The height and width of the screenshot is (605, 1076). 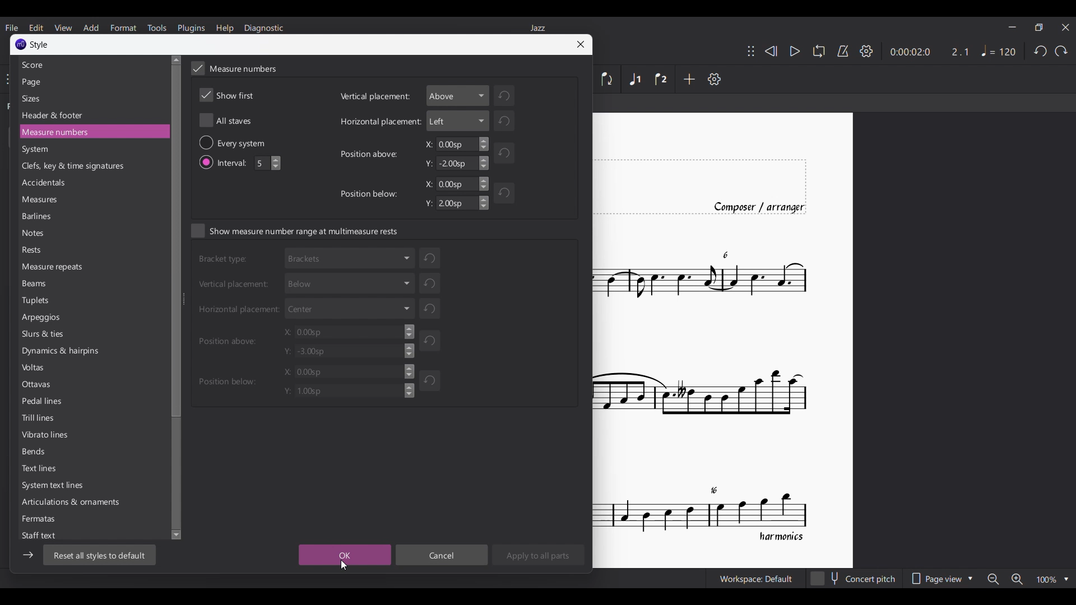 I want to click on System, so click(x=56, y=487).